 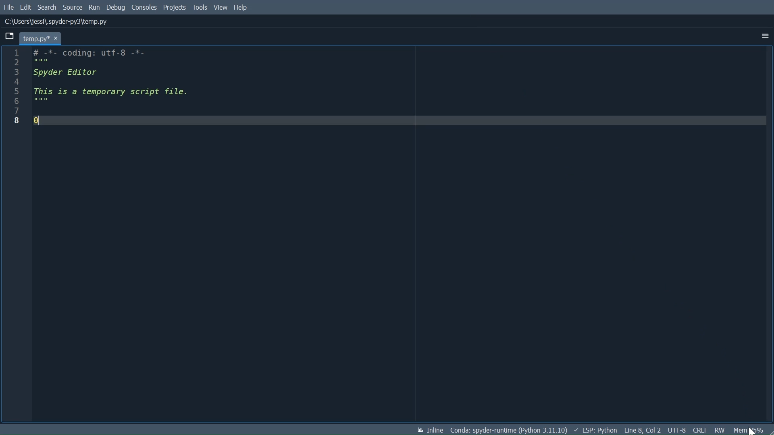 I want to click on Browse Tabs, so click(x=8, y=36).